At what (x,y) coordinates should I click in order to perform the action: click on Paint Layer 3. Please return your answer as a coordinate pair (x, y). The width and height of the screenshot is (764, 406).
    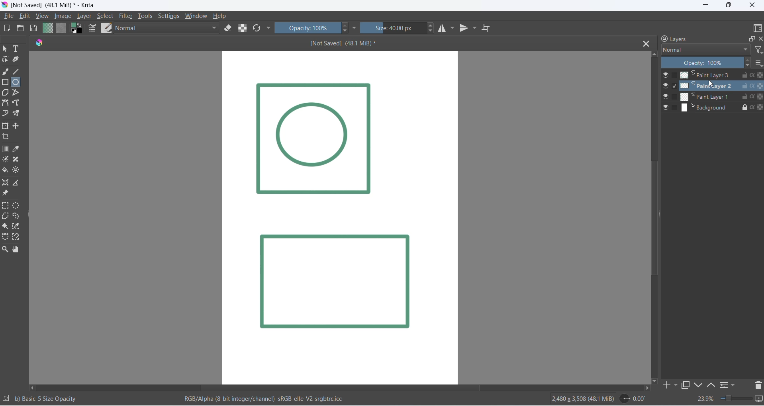
    Looking at the image, I should click on (707, 74).